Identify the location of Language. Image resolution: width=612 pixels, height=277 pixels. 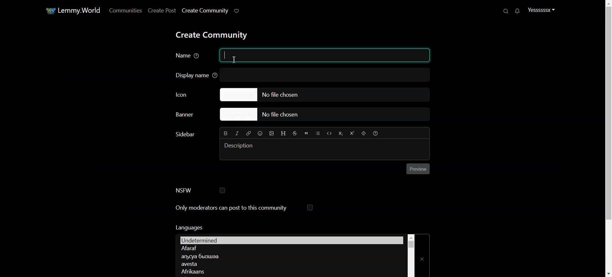
(289, 256).